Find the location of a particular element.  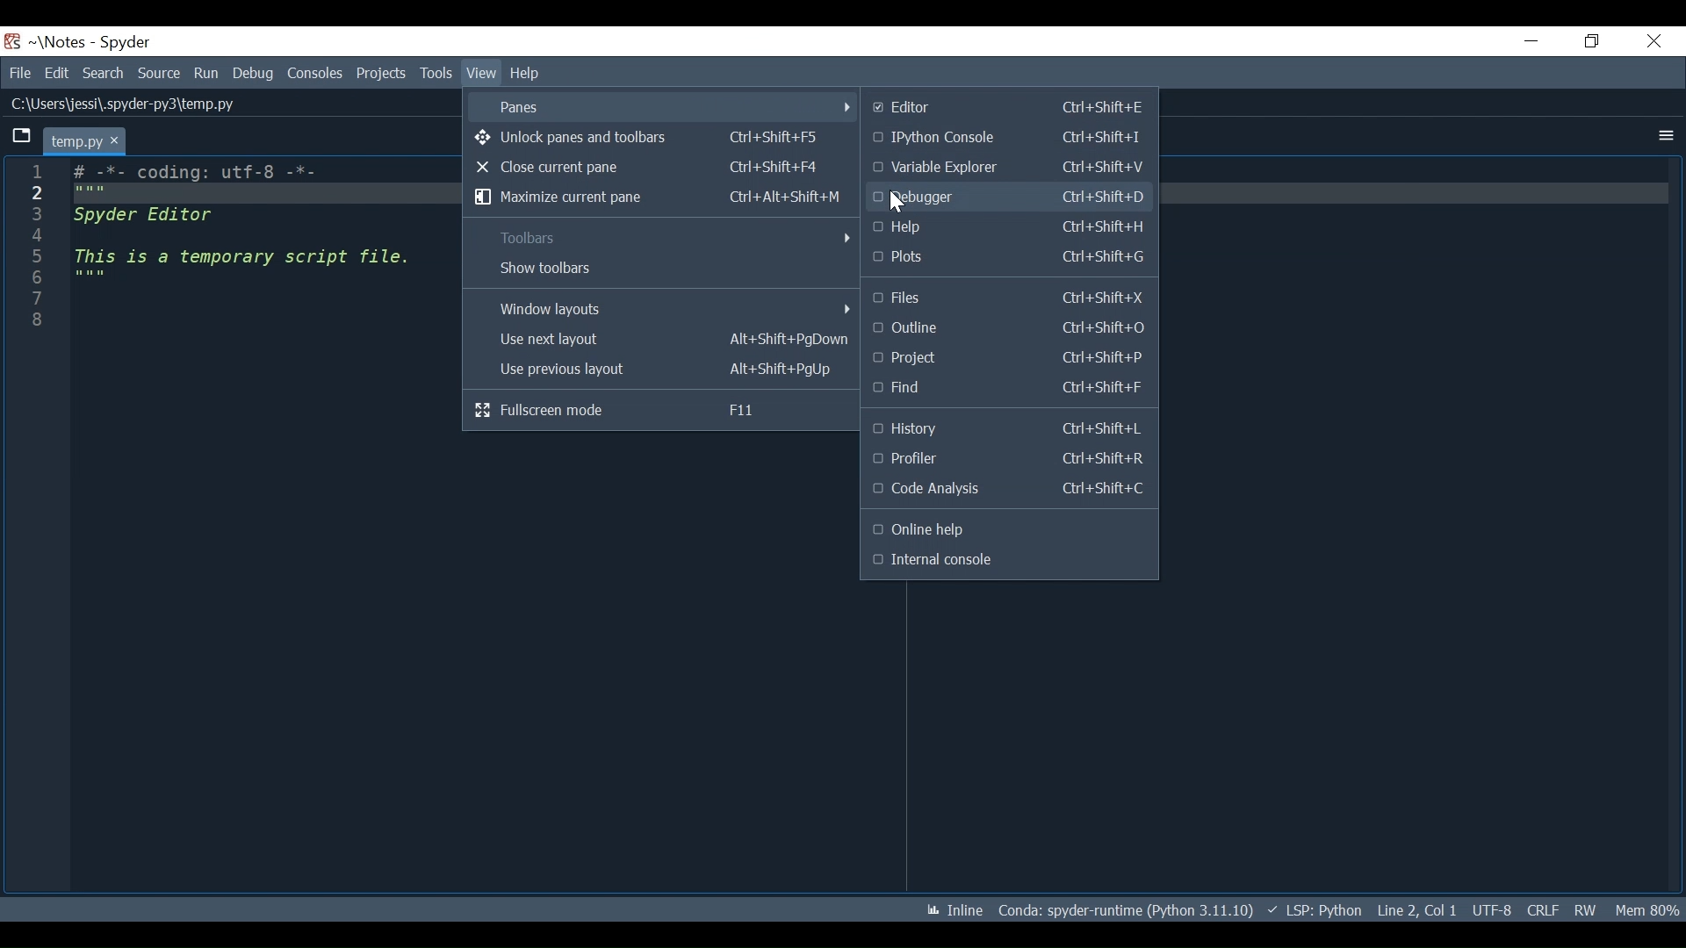

View is located at coordinates (436, 73).